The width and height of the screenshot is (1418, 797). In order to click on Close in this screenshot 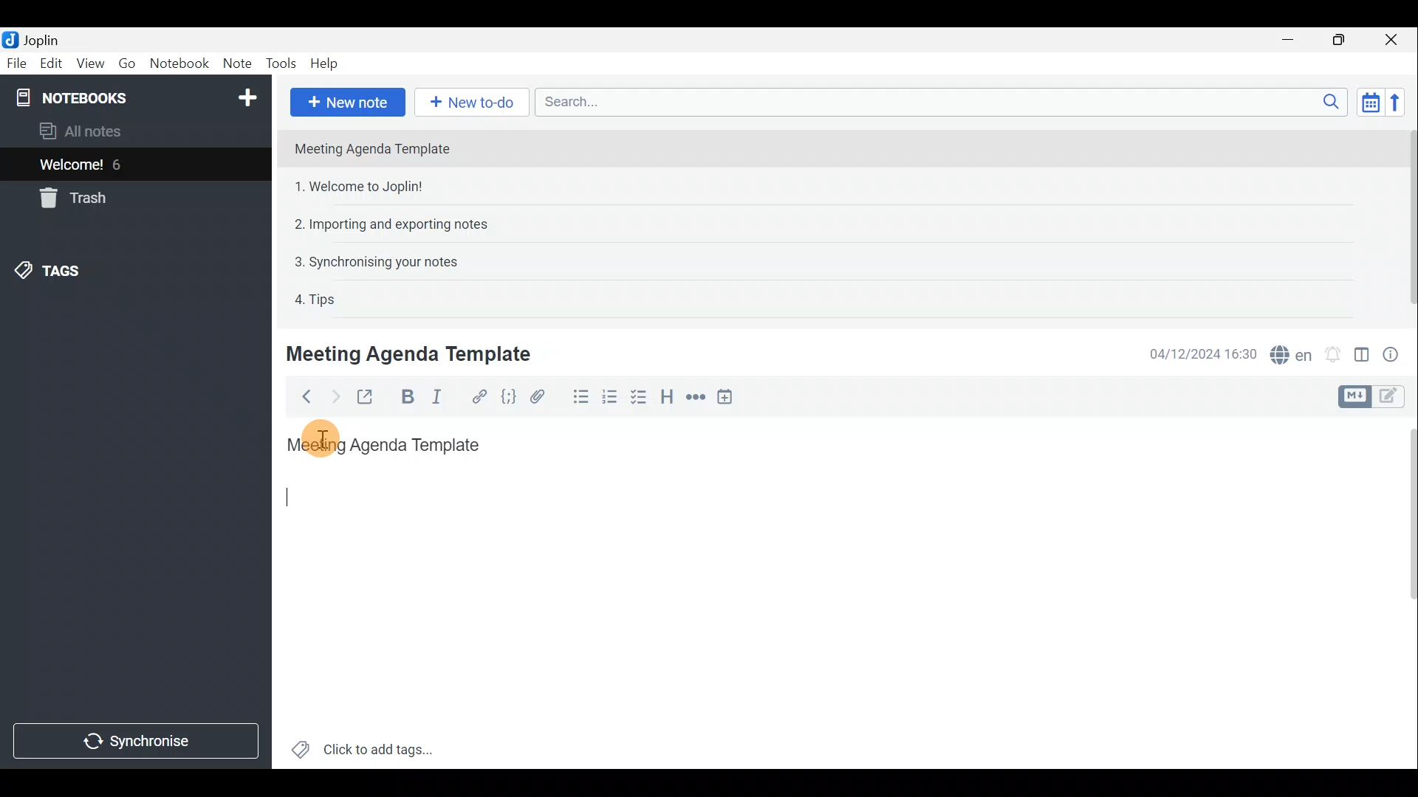, I will do `click(1392, 41)`.